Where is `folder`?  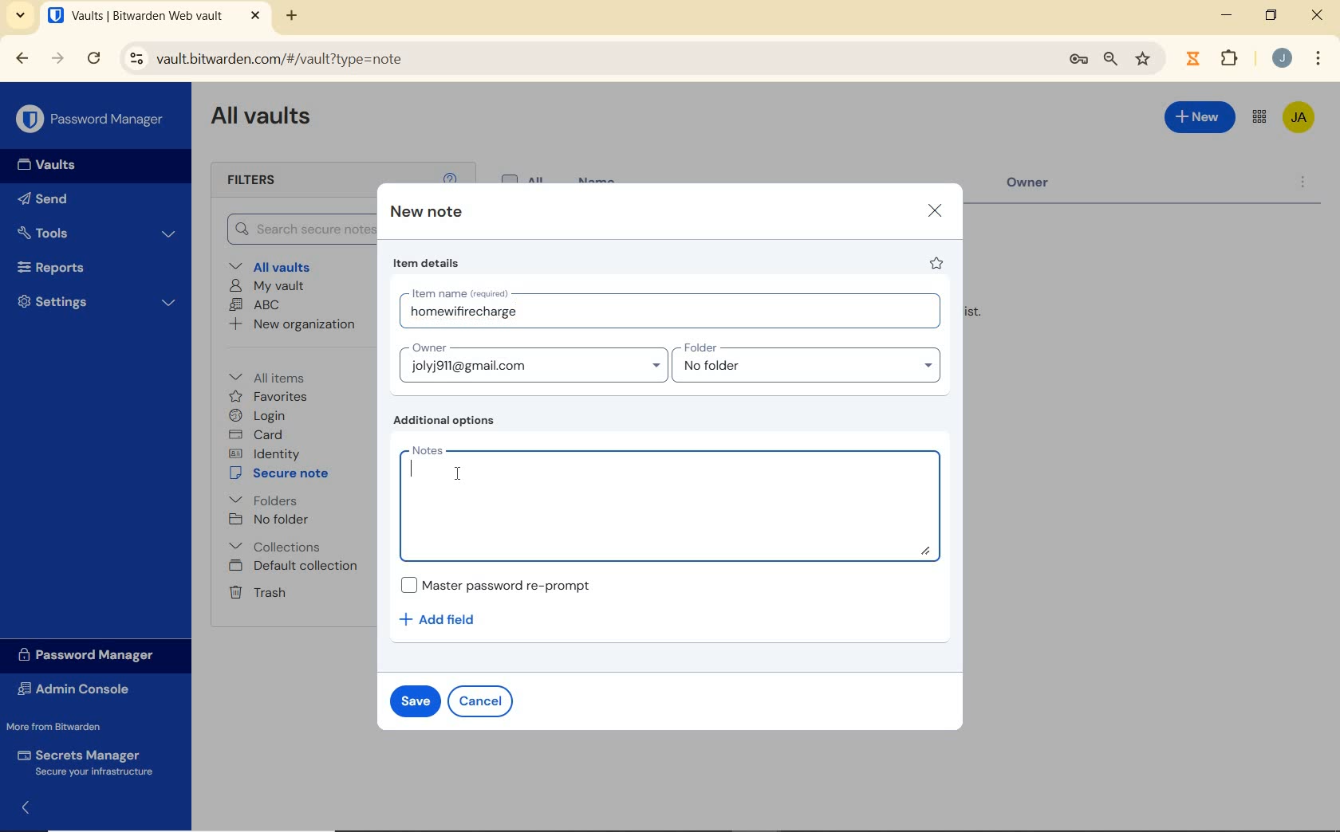
folder is located at coordinates (808, 363).